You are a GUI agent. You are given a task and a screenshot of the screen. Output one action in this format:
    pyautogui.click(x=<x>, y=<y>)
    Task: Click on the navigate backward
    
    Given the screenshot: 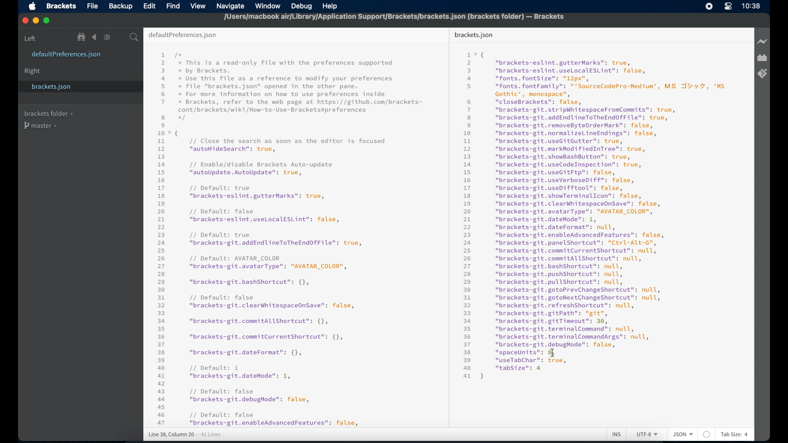 What is the action you would take?
    pyautogui.click(x=94, y=37)
    